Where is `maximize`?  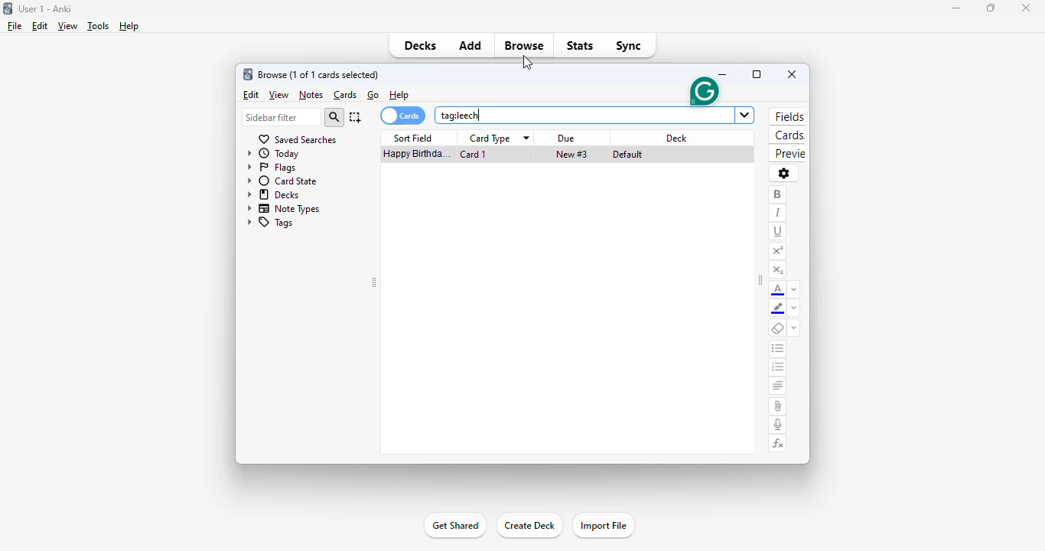 maximize is located at coordinates (991, 8).